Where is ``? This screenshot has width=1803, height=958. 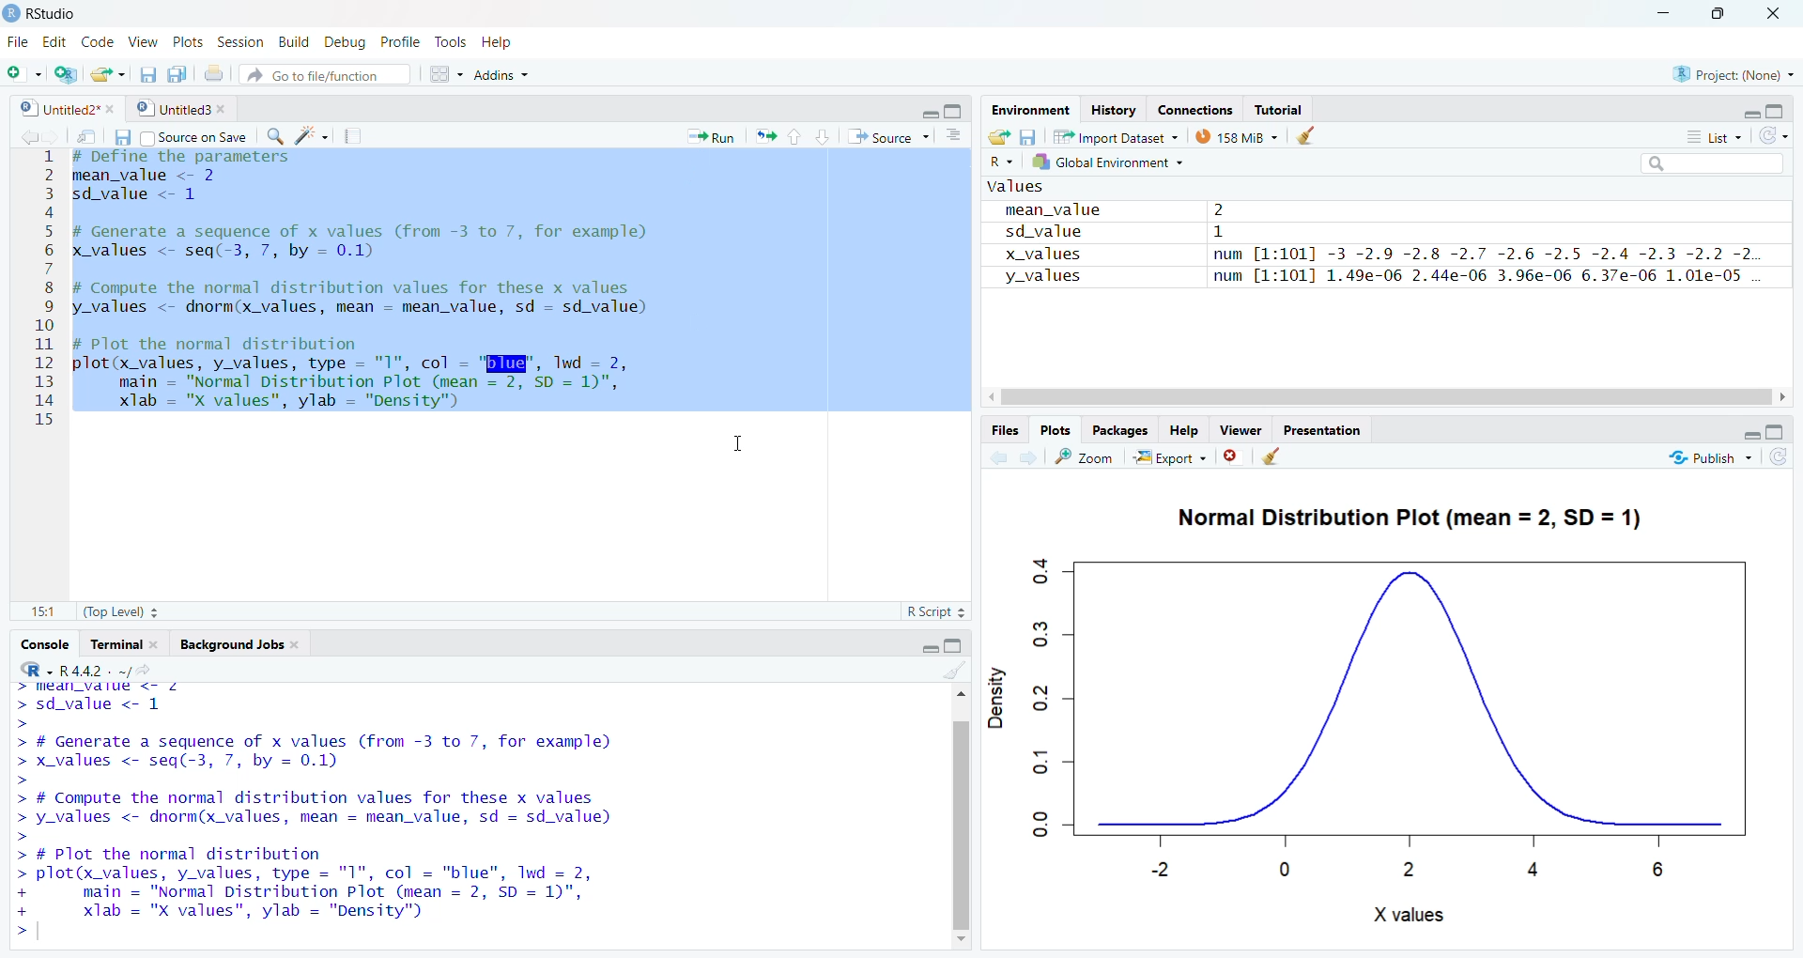
 is located at coordinates (1762, 427).